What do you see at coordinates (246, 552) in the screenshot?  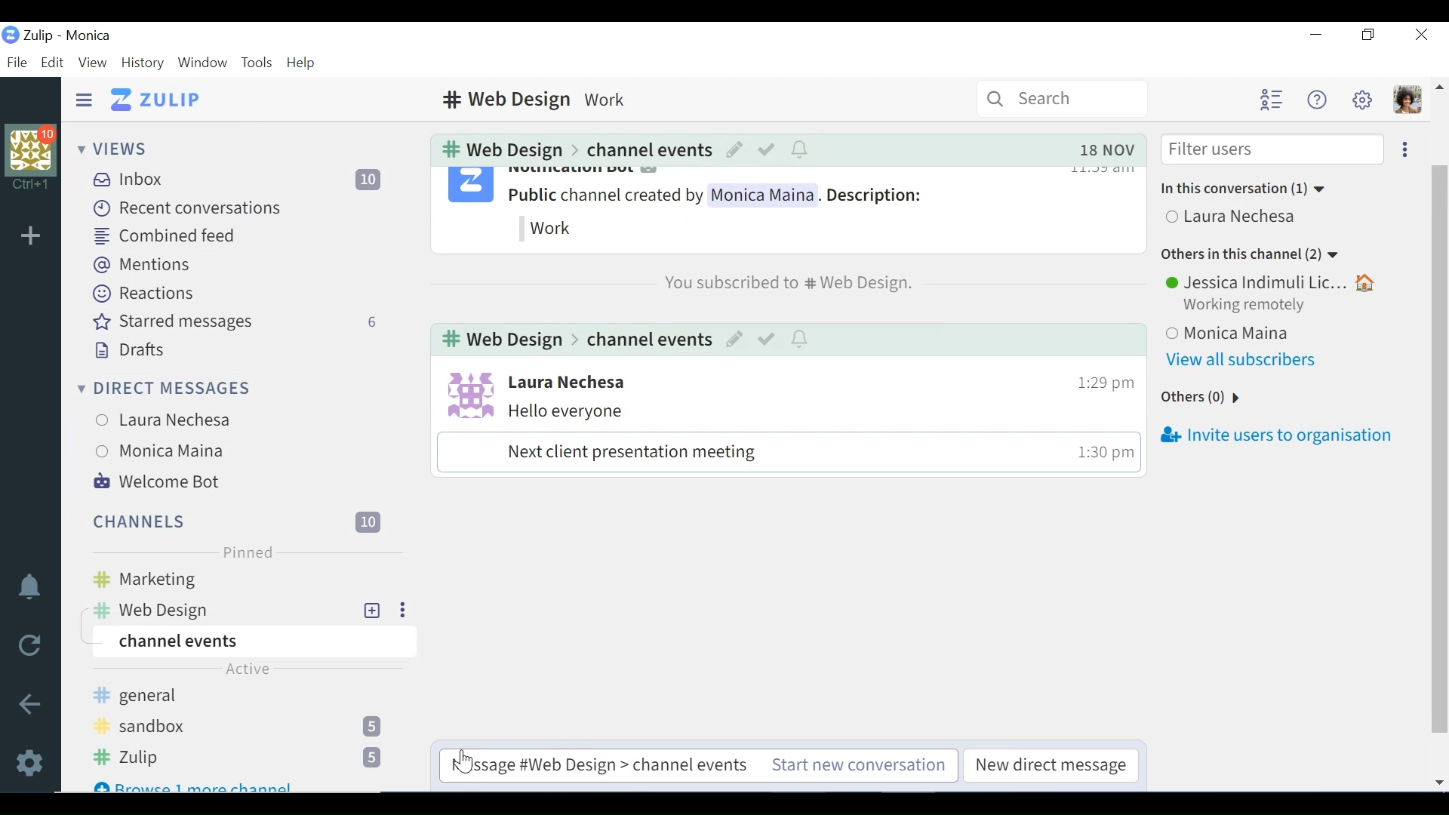 I see `Pinned label` at bounding box center [246, 552].